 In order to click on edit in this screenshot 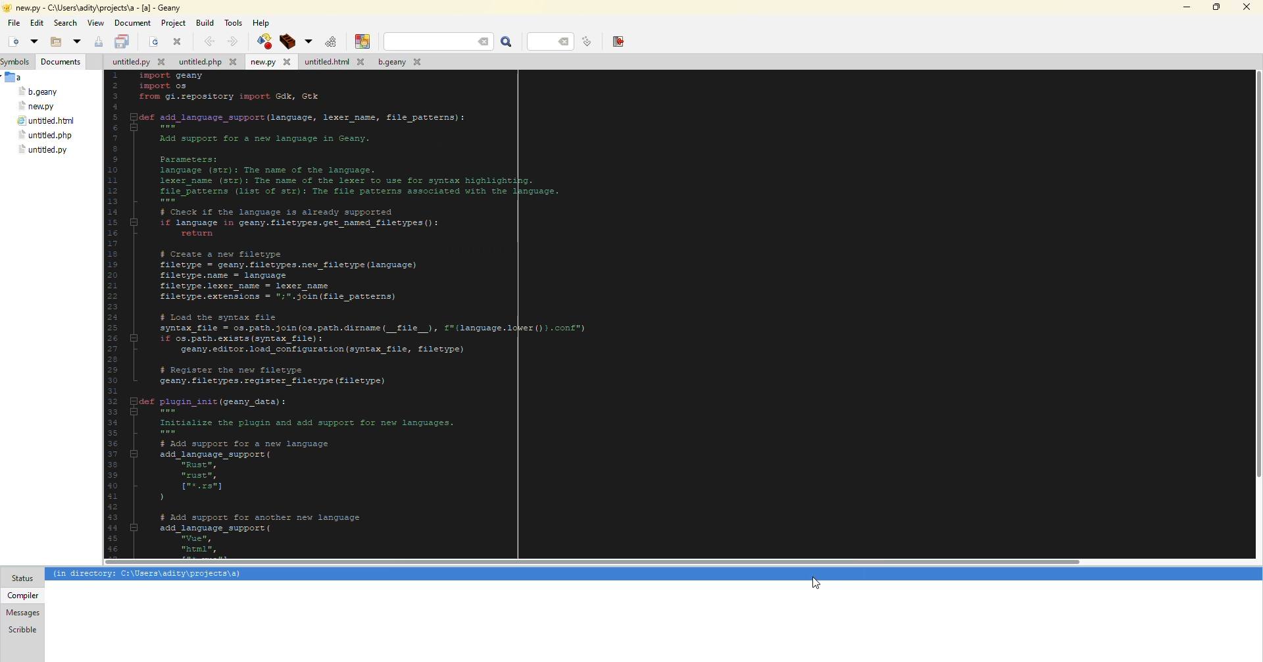, I will do `click(37, 24)`.